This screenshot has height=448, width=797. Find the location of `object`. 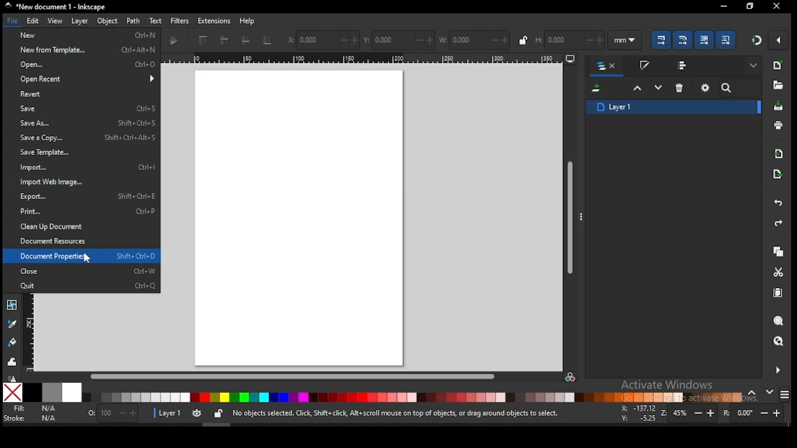

object is located at coordinates (108, 22).